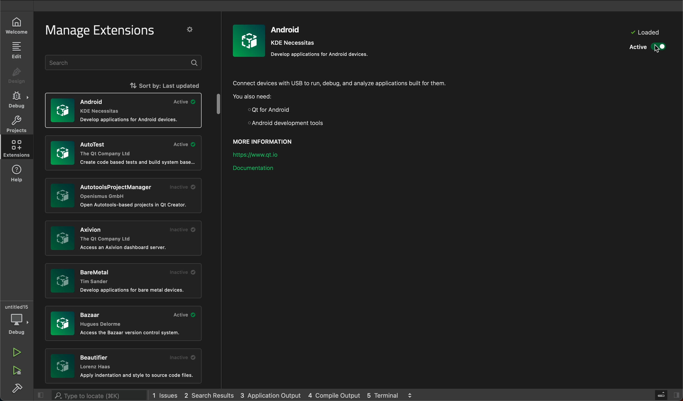 The image size is (683, 401). I want to click on logs, so click(385, 395).